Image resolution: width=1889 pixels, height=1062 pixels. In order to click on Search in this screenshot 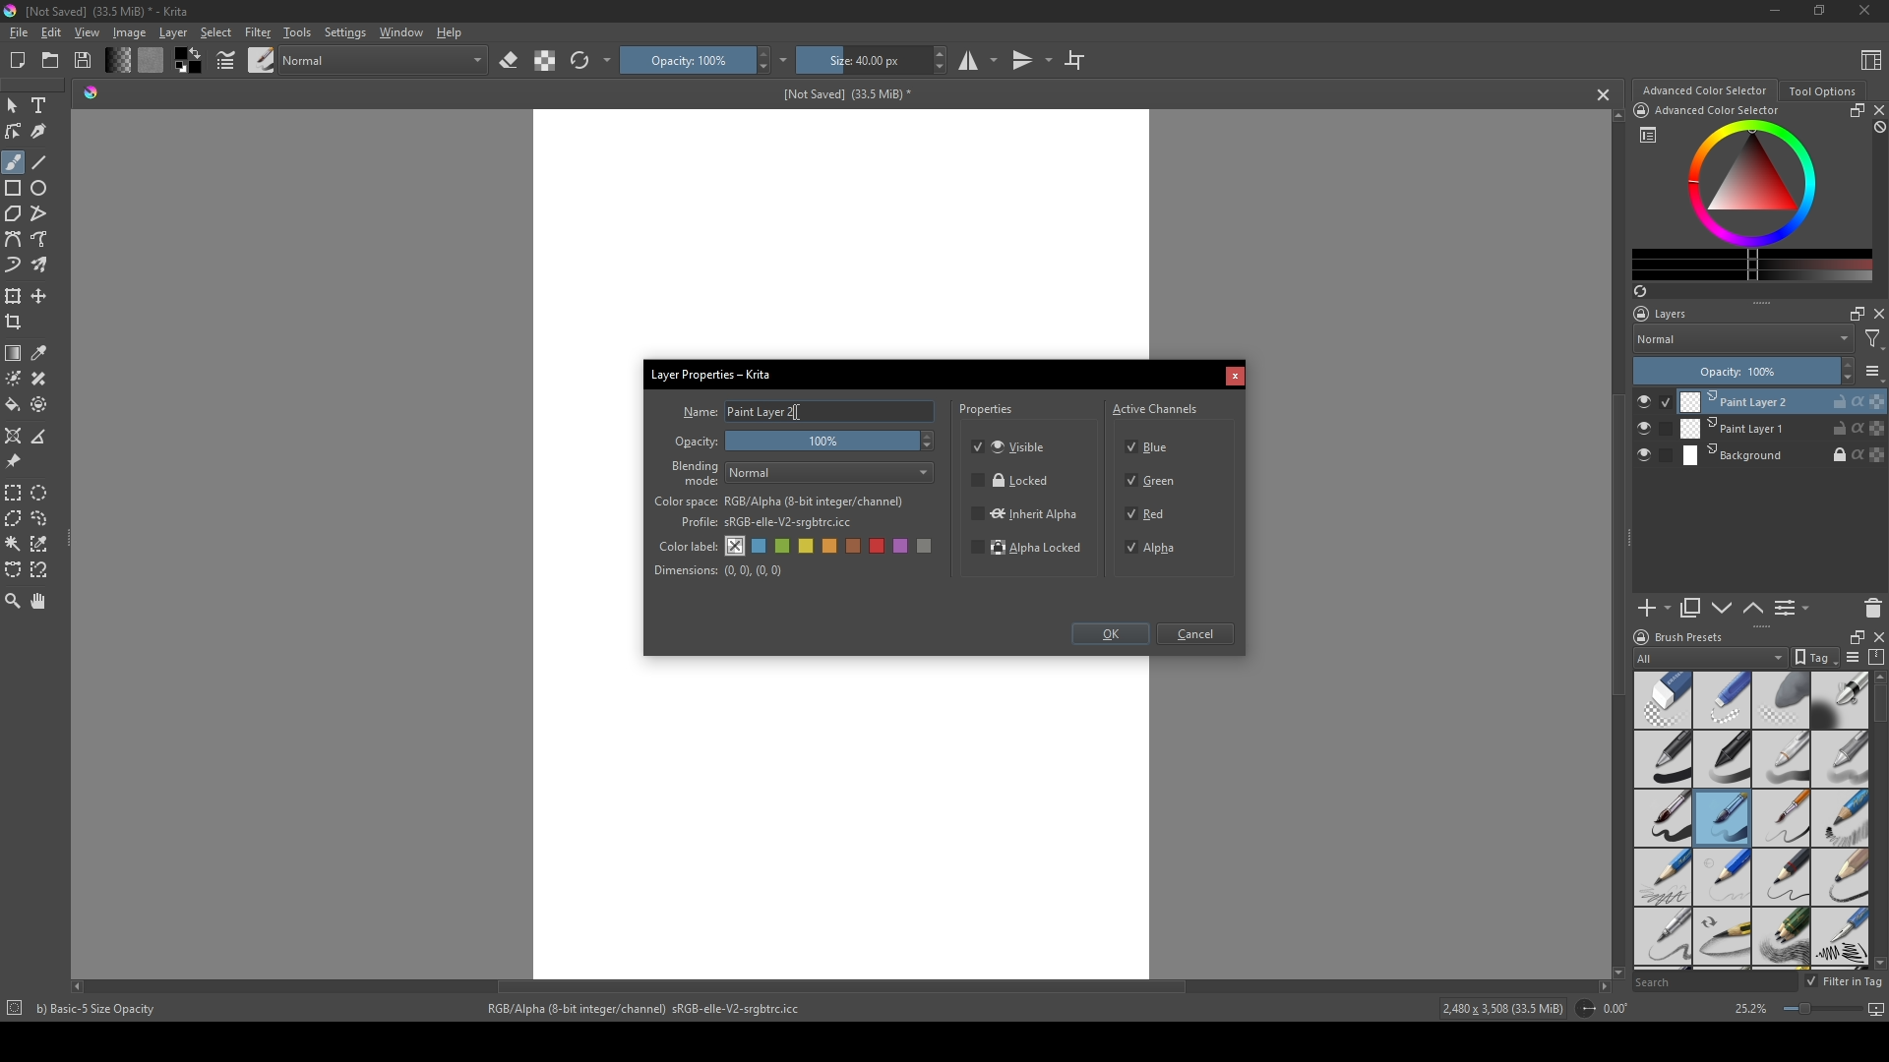, I will do `click(1714, 982)`.